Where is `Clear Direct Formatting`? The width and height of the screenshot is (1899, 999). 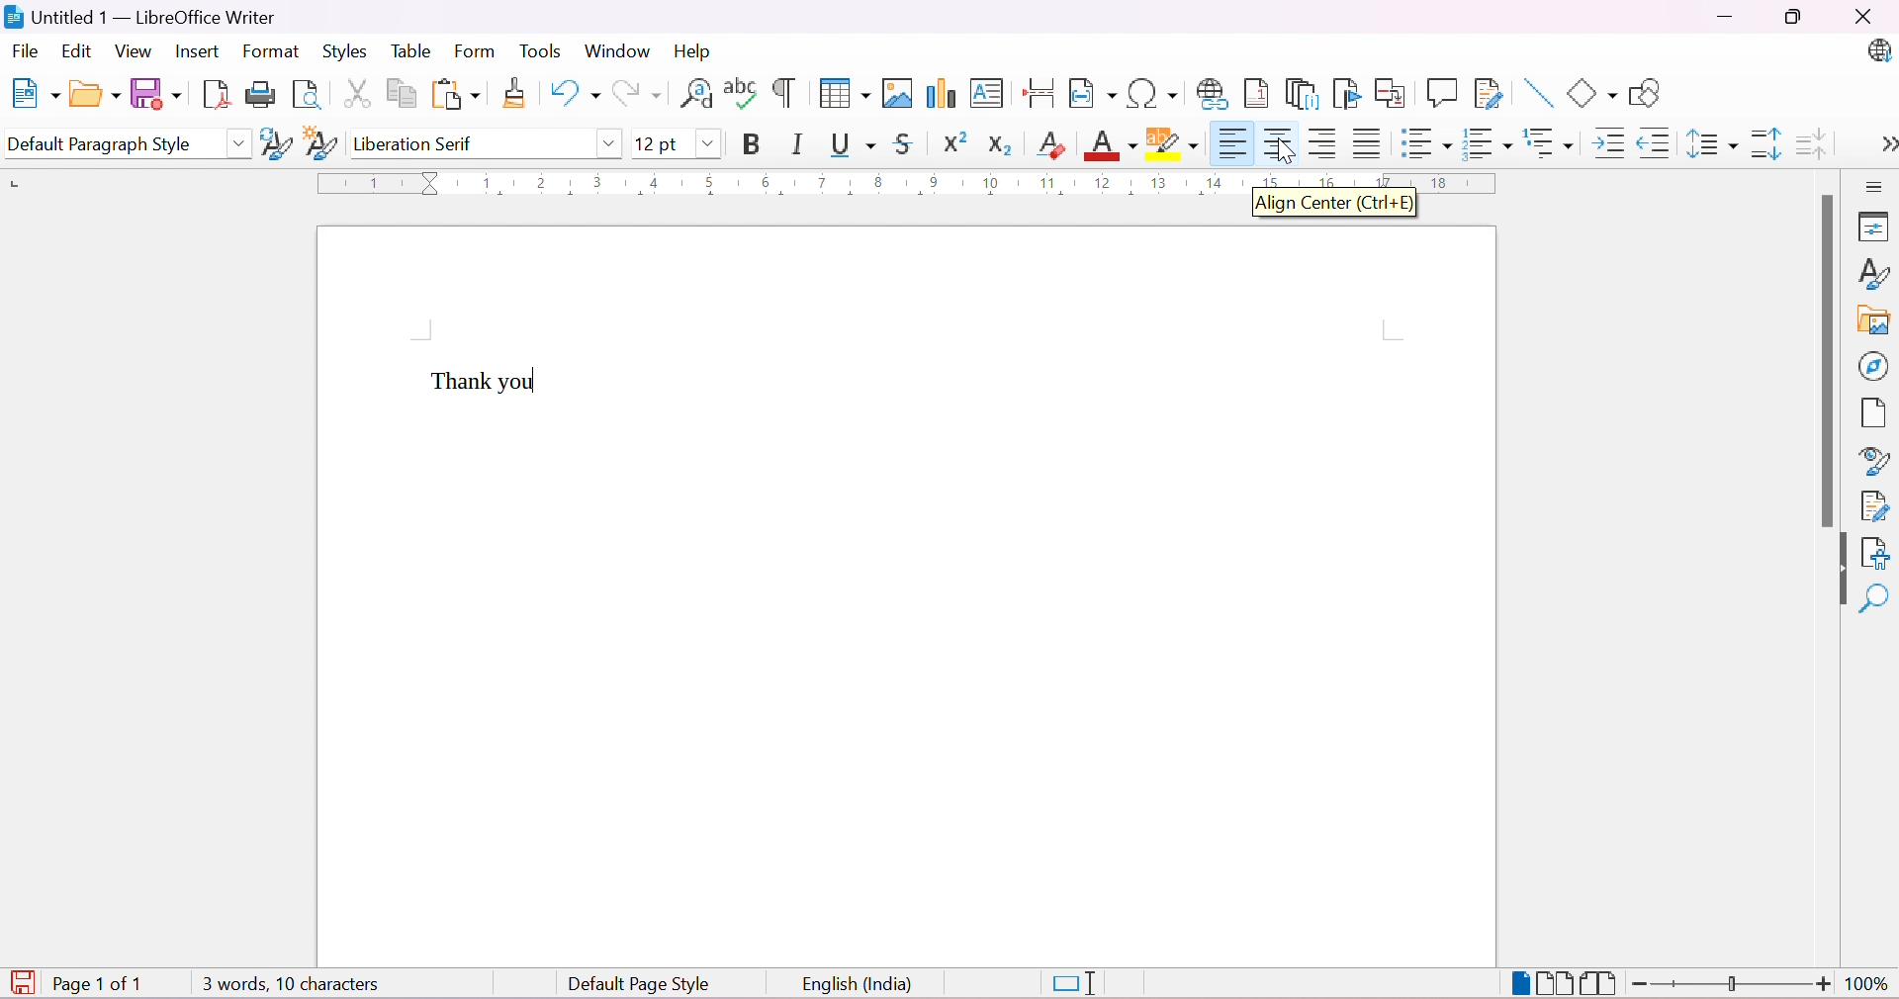 Clear Direct Formatting is located at coordinates (1049, 143).